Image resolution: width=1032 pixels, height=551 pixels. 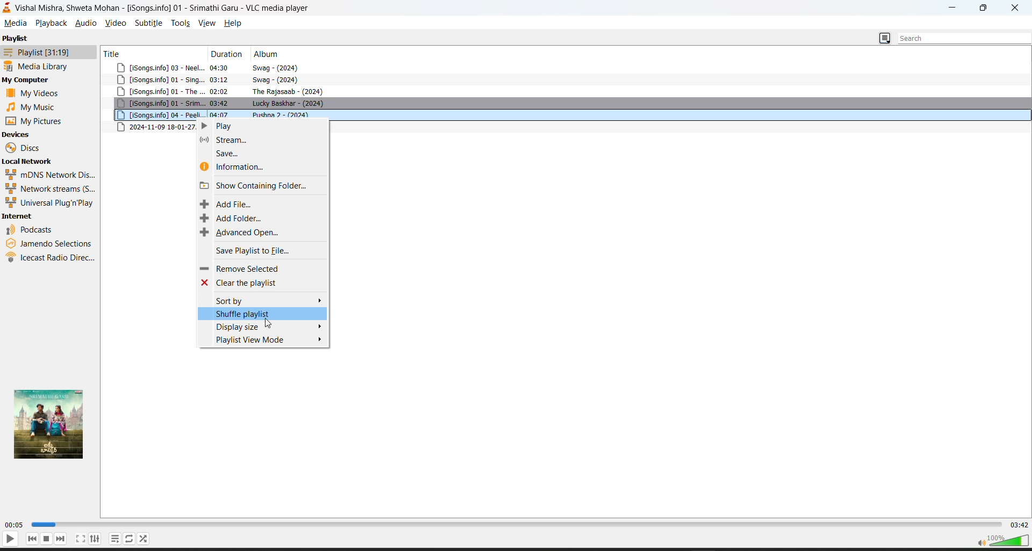 What do you see at coordinates (242, 269) in the screenshot?
I see `remove selected` at bounding box center [242, 269].